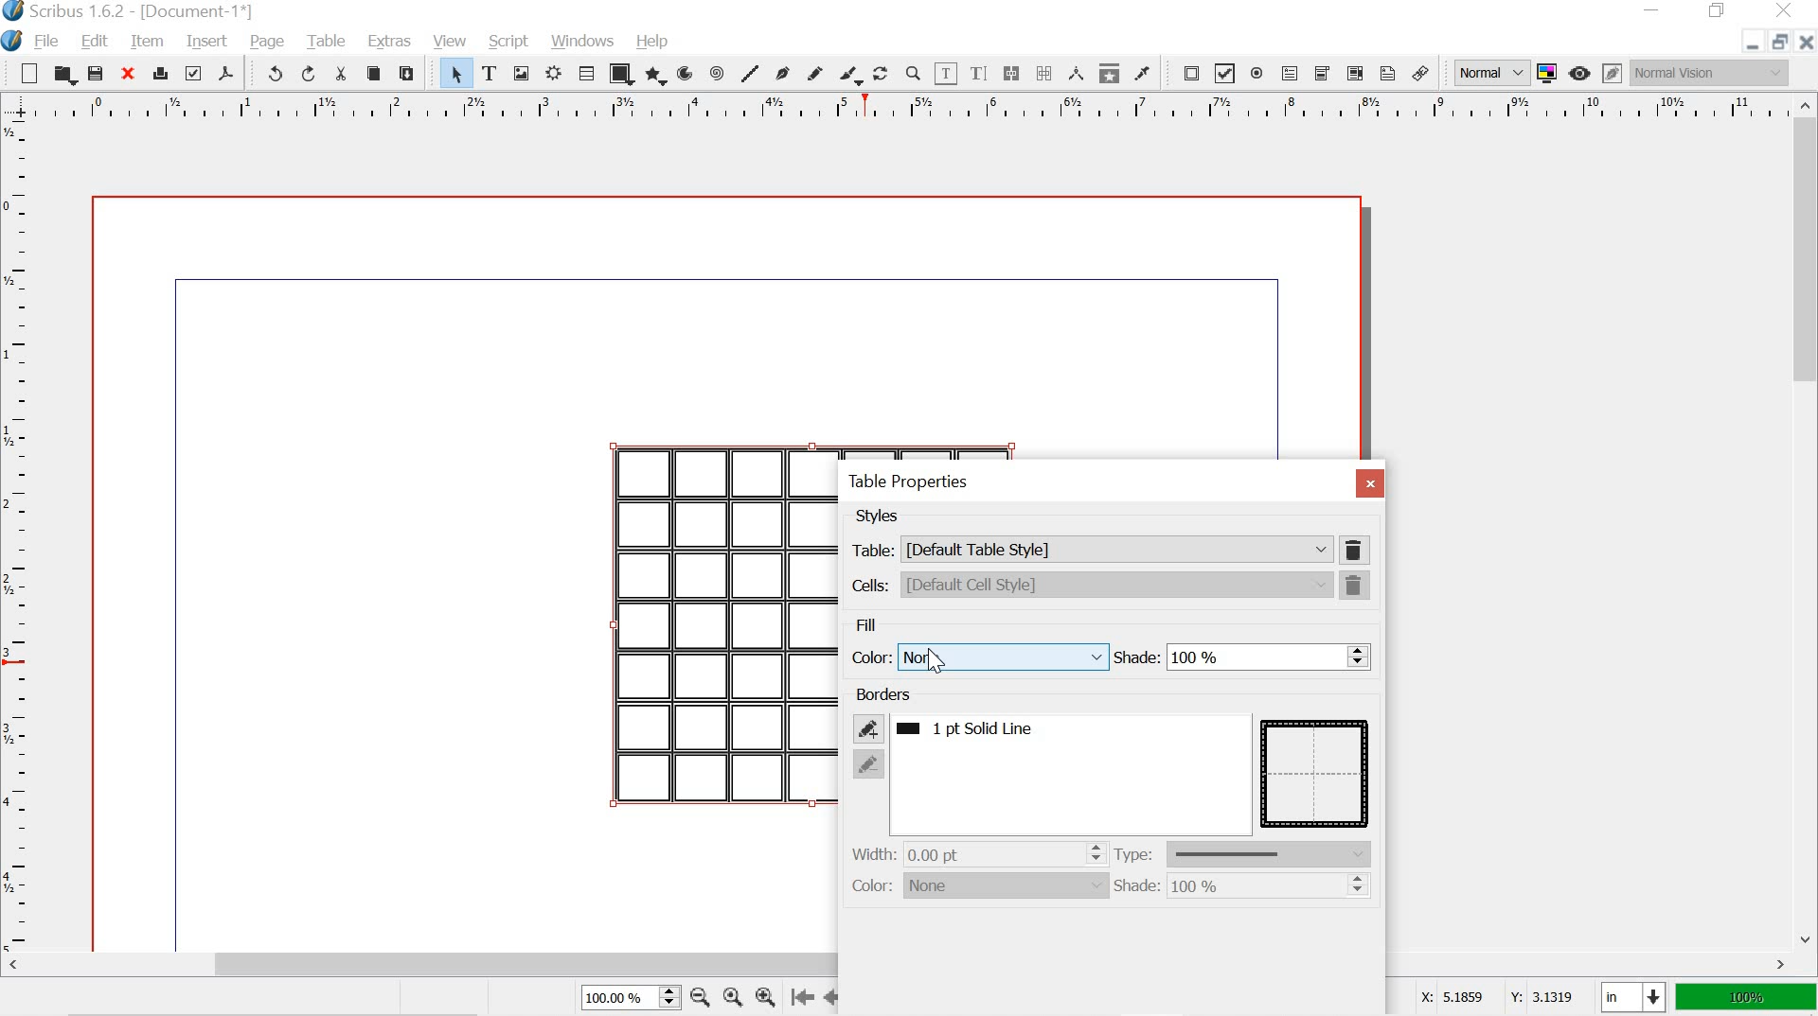  What do you see at coordinates (1226, 658) in the screenshot?
I see `shade` at bounding box center [1226, 658].